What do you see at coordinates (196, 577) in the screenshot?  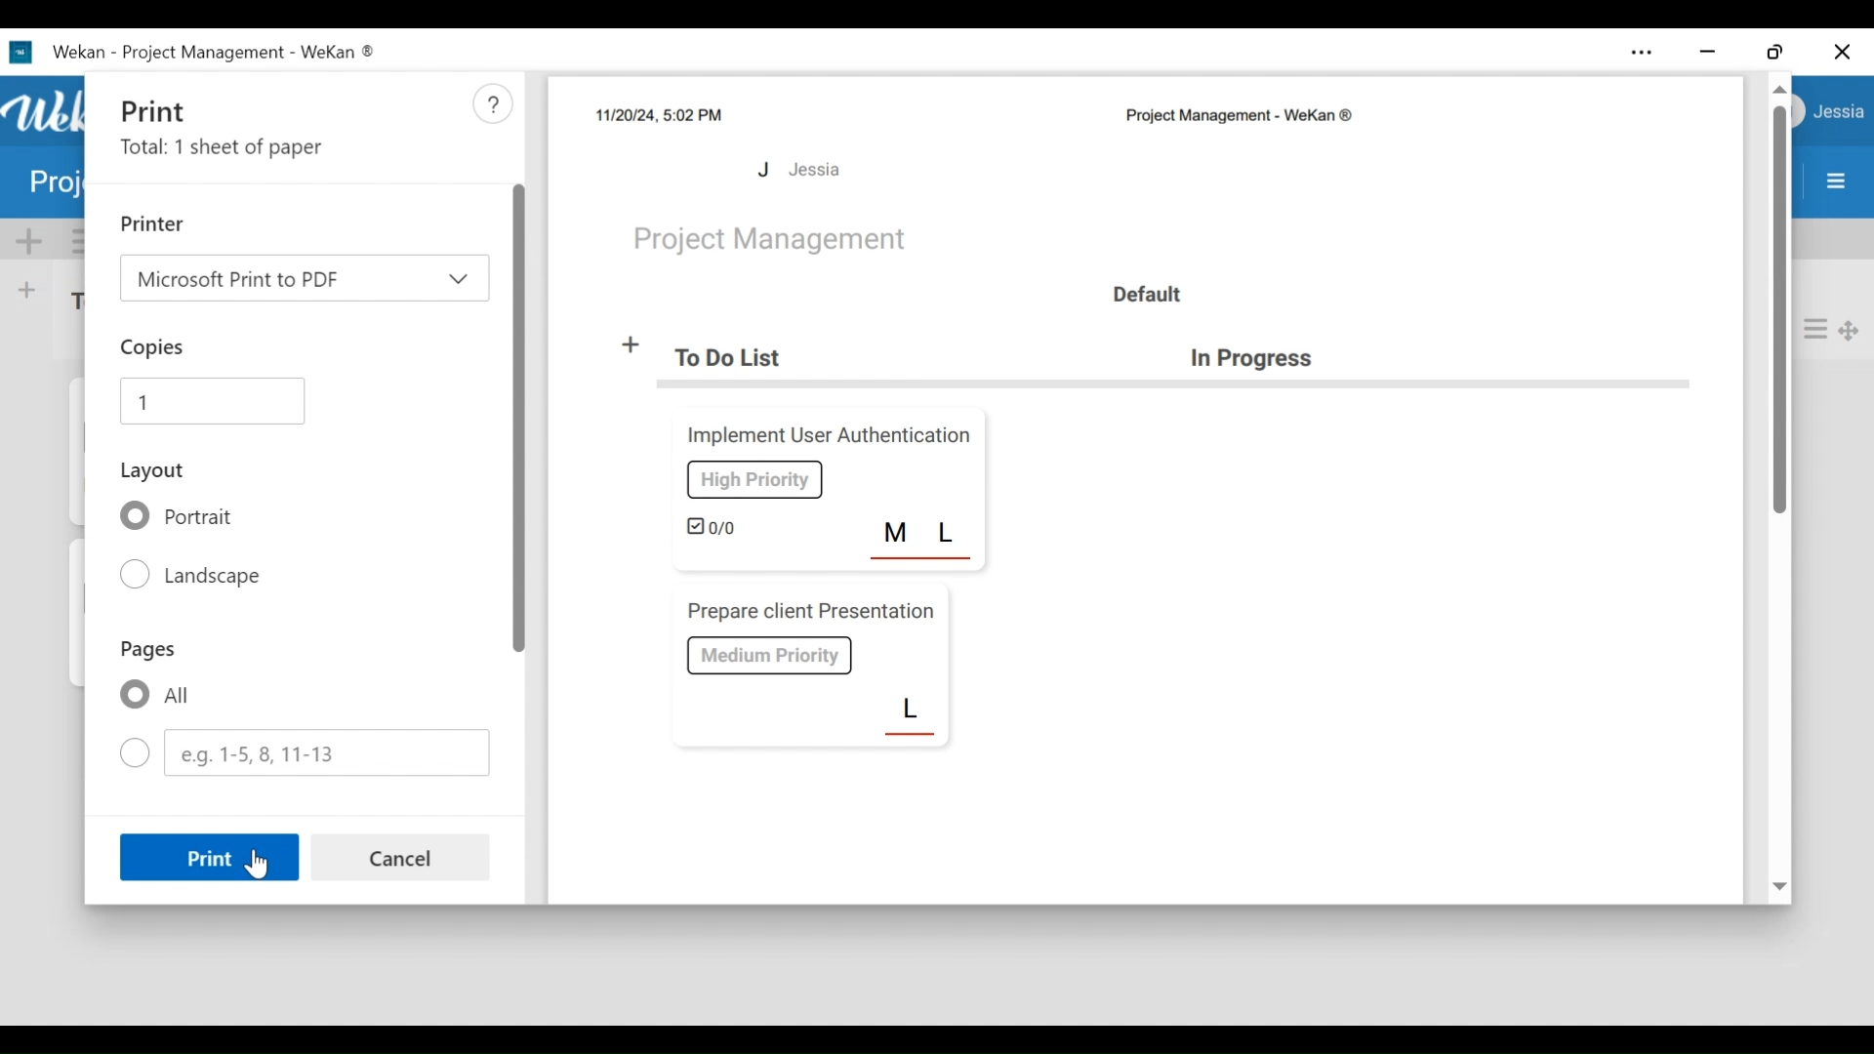 I see `(un)select landscape` at bounding box center [196, 577].